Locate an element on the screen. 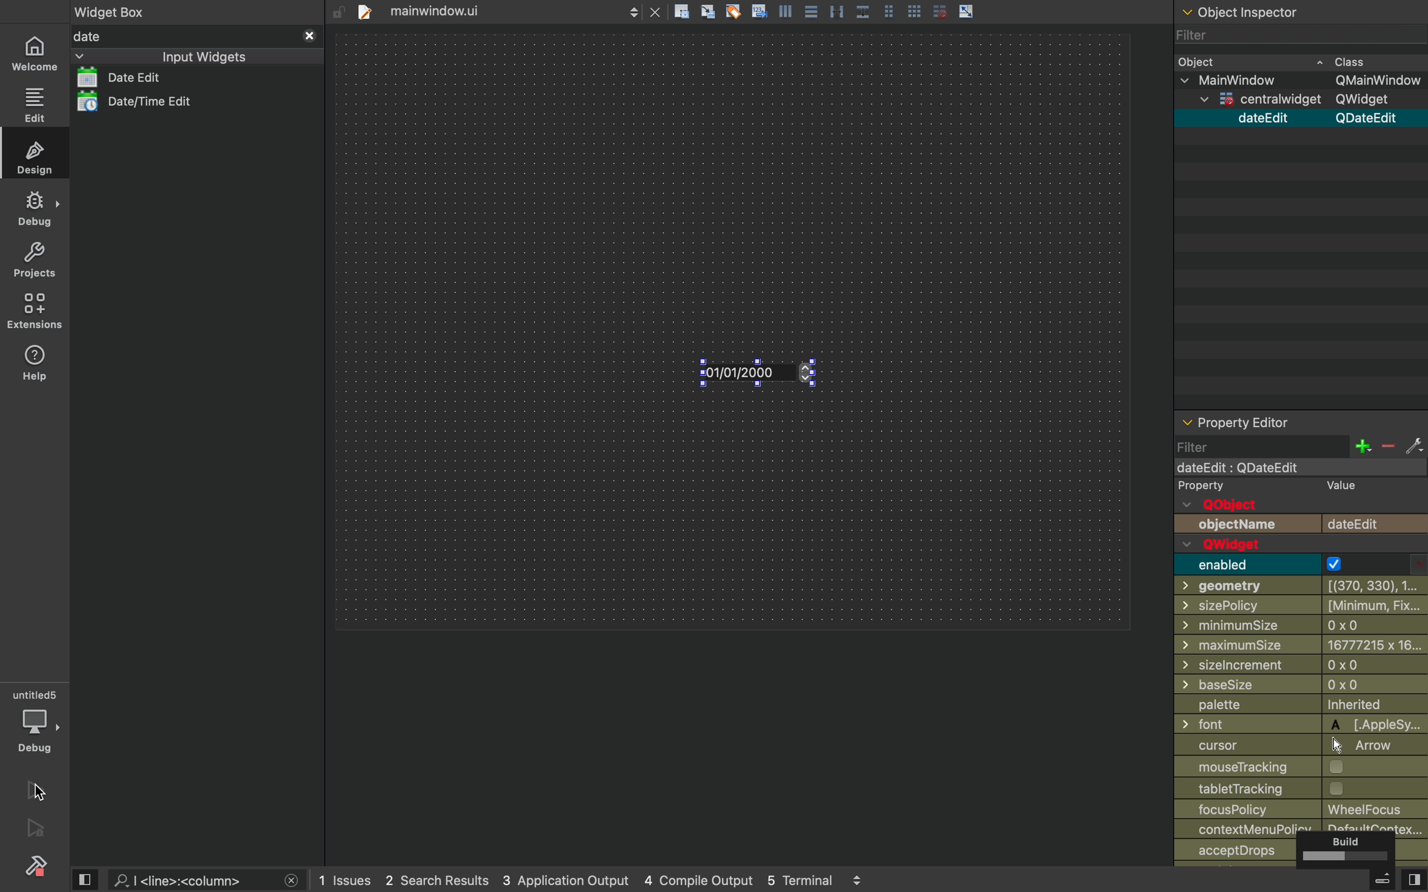  mainwindow is located at coordinates (1298, 467).